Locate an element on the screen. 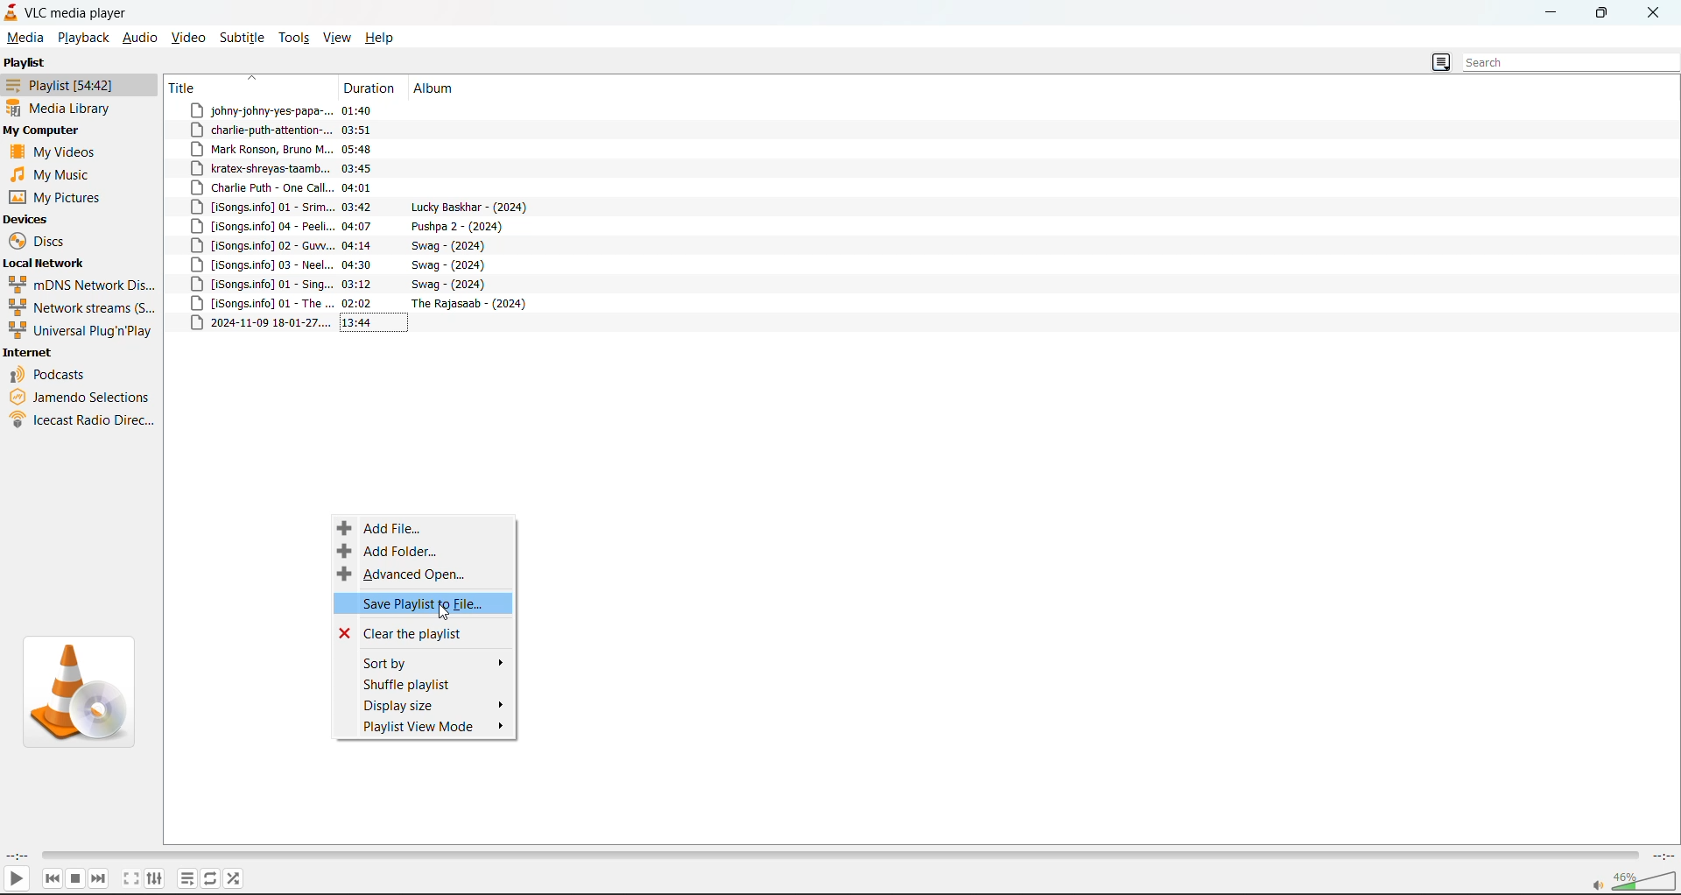 Image resolution: width=1681 pixels, height=895 pixels. volume is located at coordinates (1634, 882).